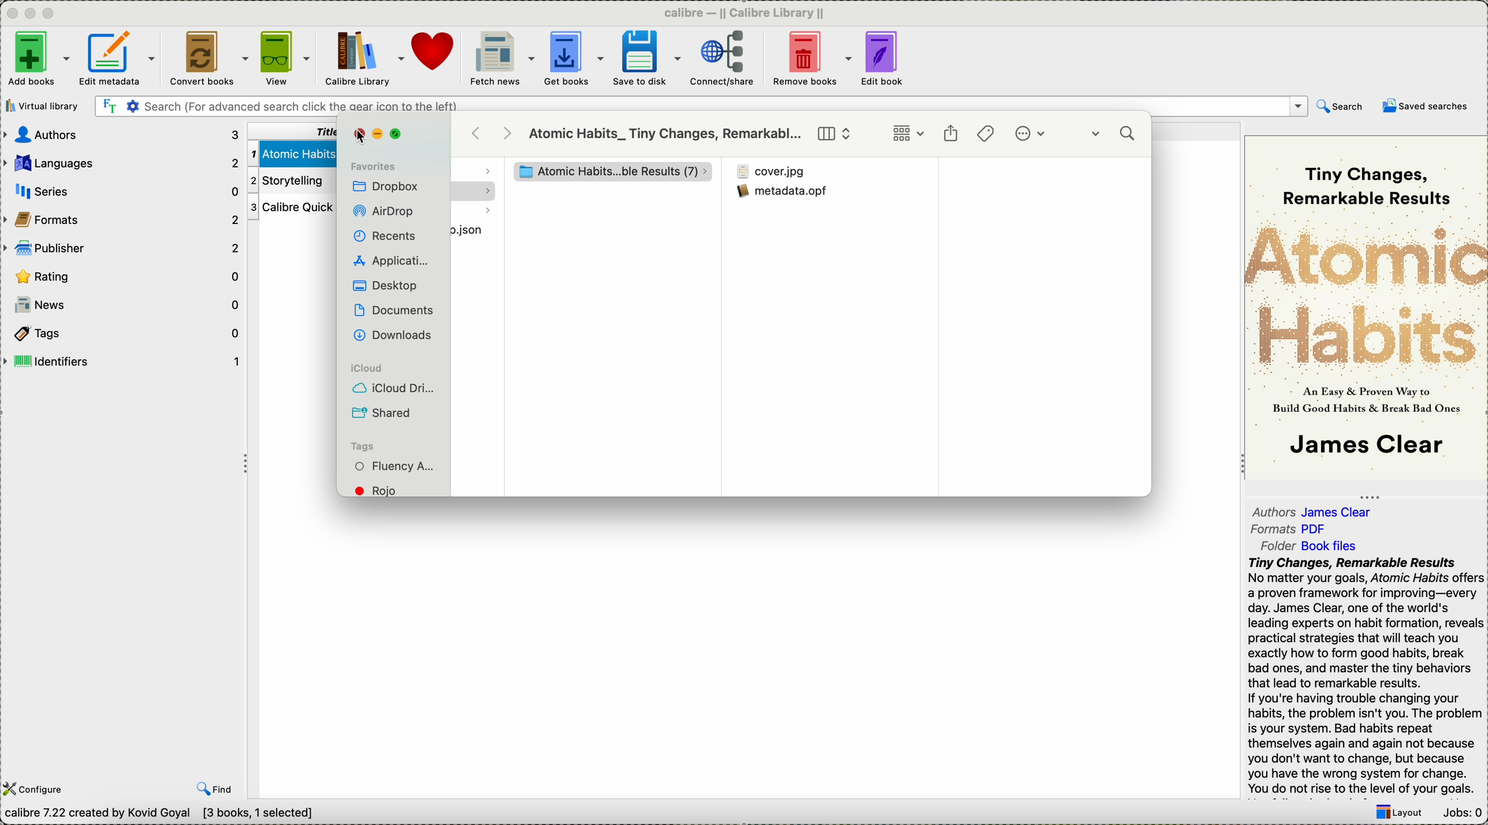 This screenshot has height=825, width=1488. I want to click on find, so click(215, 789).